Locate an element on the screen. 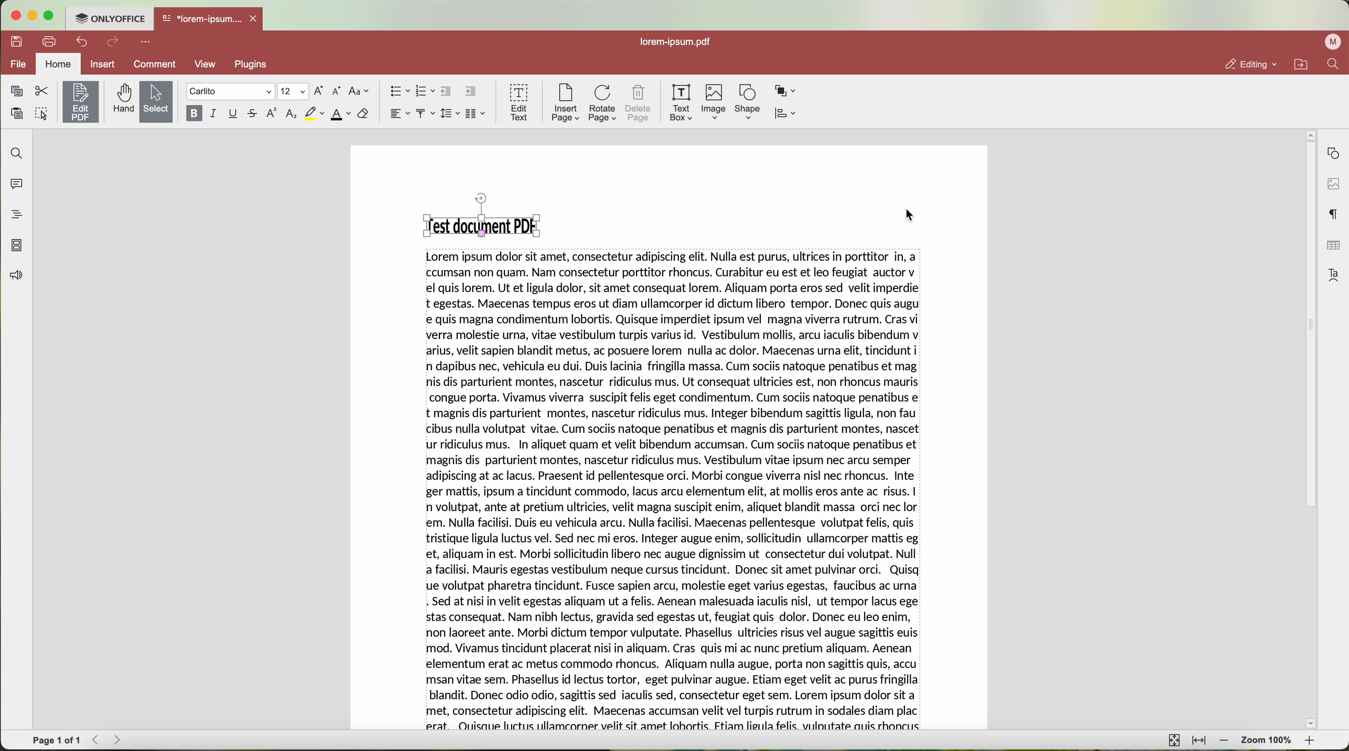  fit to width is located at coordinates (1199, 741).